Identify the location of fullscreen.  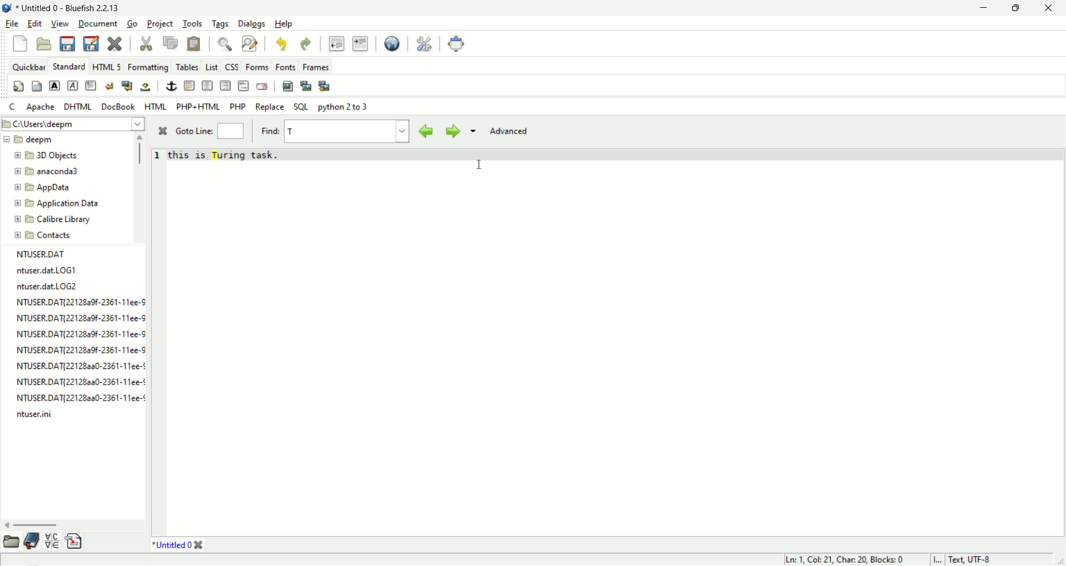
(457, 44).